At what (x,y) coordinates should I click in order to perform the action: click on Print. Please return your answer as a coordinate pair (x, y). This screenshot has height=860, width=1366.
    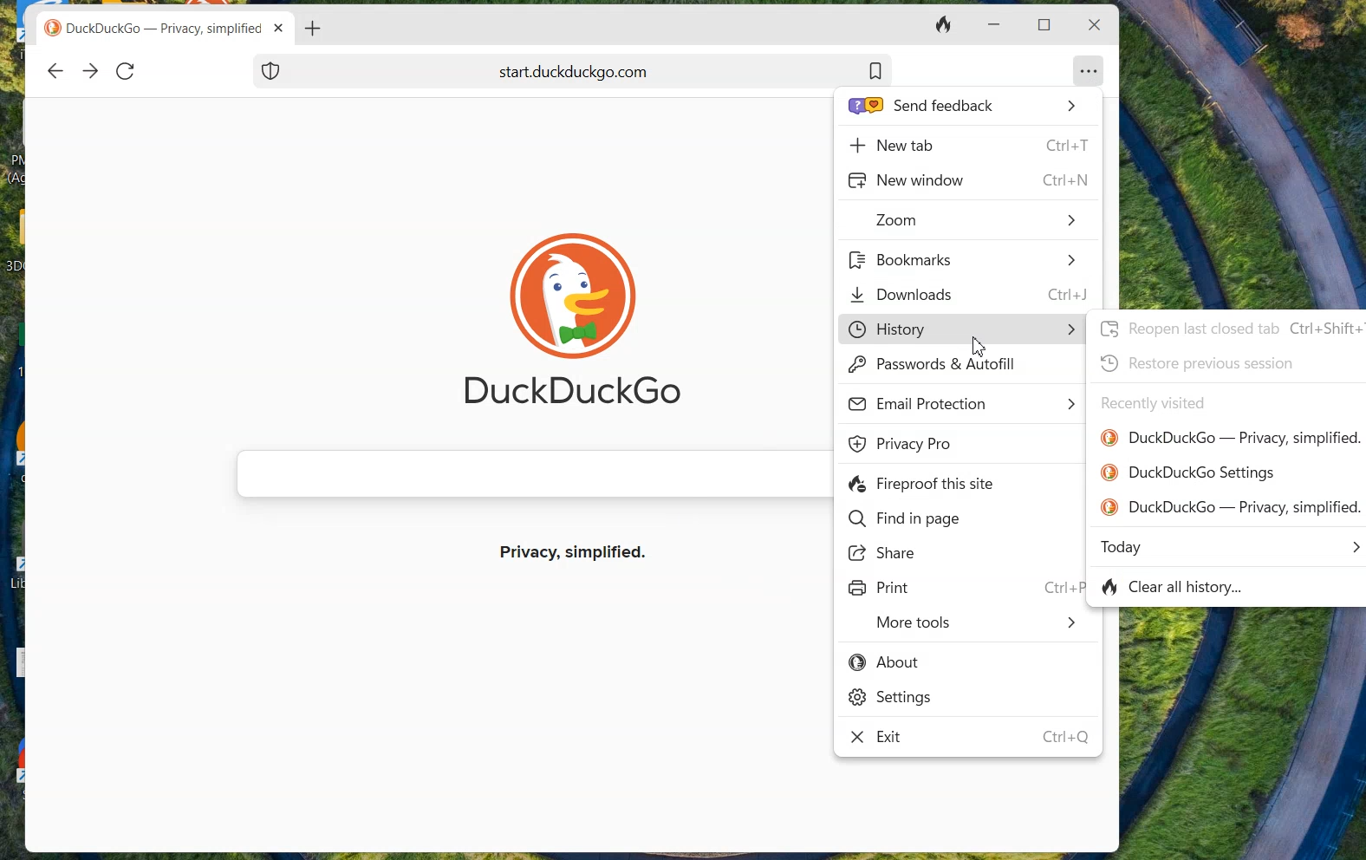
    Looking at the image, I should click on (881, 589).